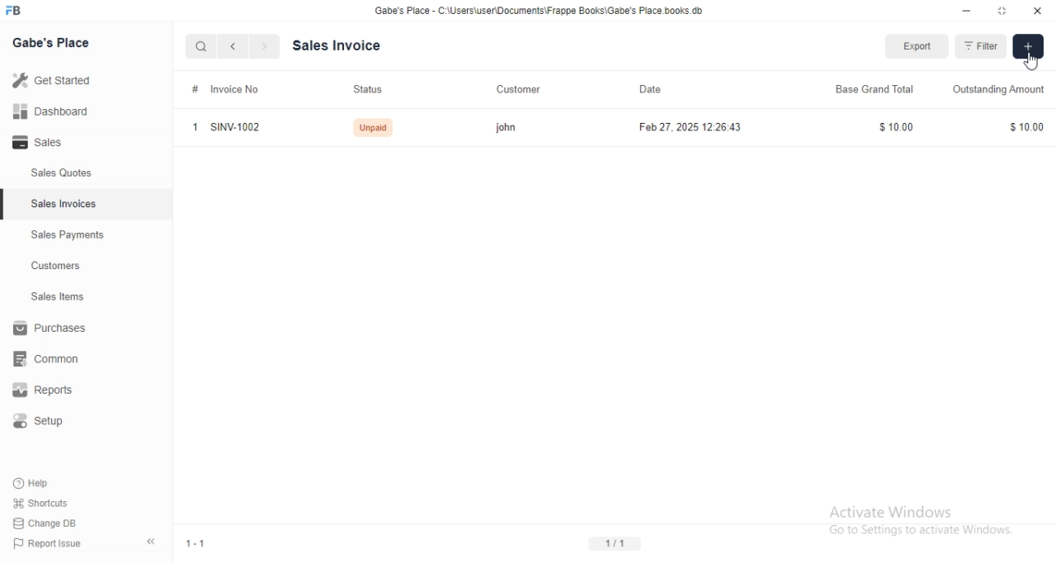  What do you see at coordinates (978, 45) in the screenshot?
I see `Filter` at bounding box center [978, 45].